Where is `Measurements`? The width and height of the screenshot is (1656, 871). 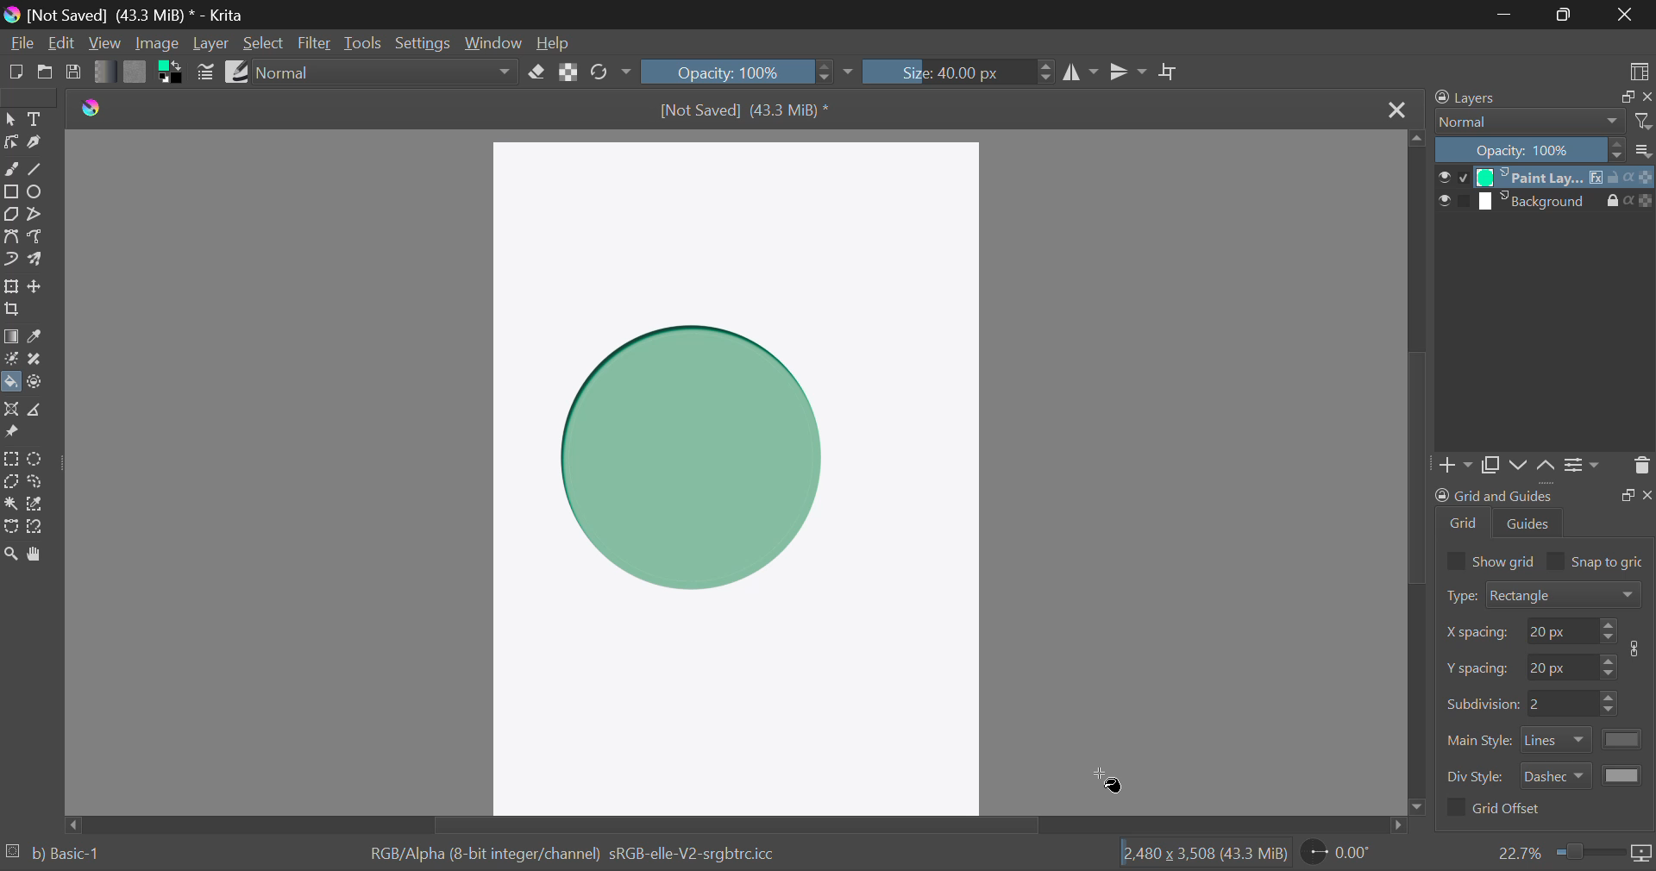 Measurements is located at coordinates (37, 409).